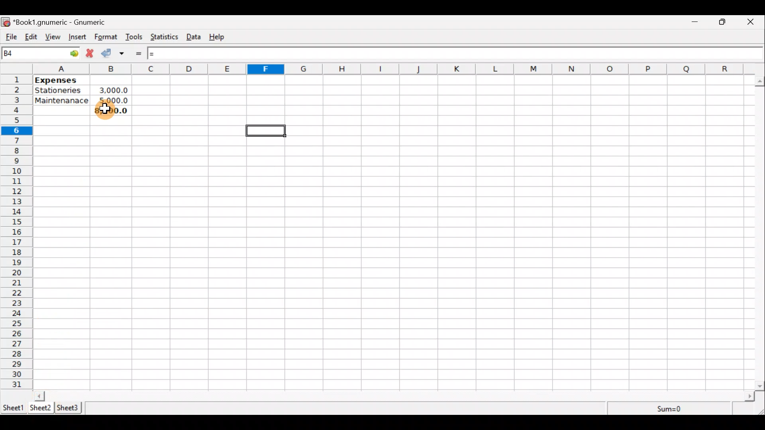 The width and height of the screenshot is (765, 430). Describe the element at coordinates (108, 54) in the screenshot. I see `Accept change` at that location.